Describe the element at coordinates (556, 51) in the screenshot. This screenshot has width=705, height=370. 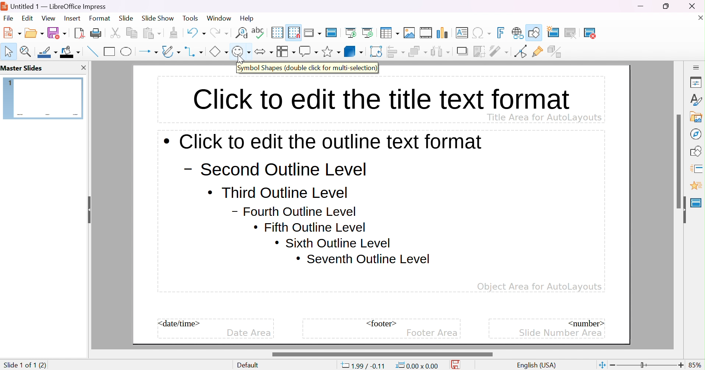
I see `toggle extrusion` at that location.